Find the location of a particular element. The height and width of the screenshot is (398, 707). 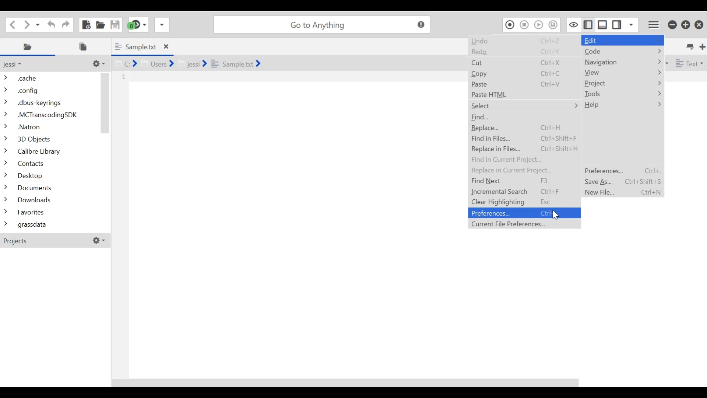

Folders is located at coordinates (50, 152).